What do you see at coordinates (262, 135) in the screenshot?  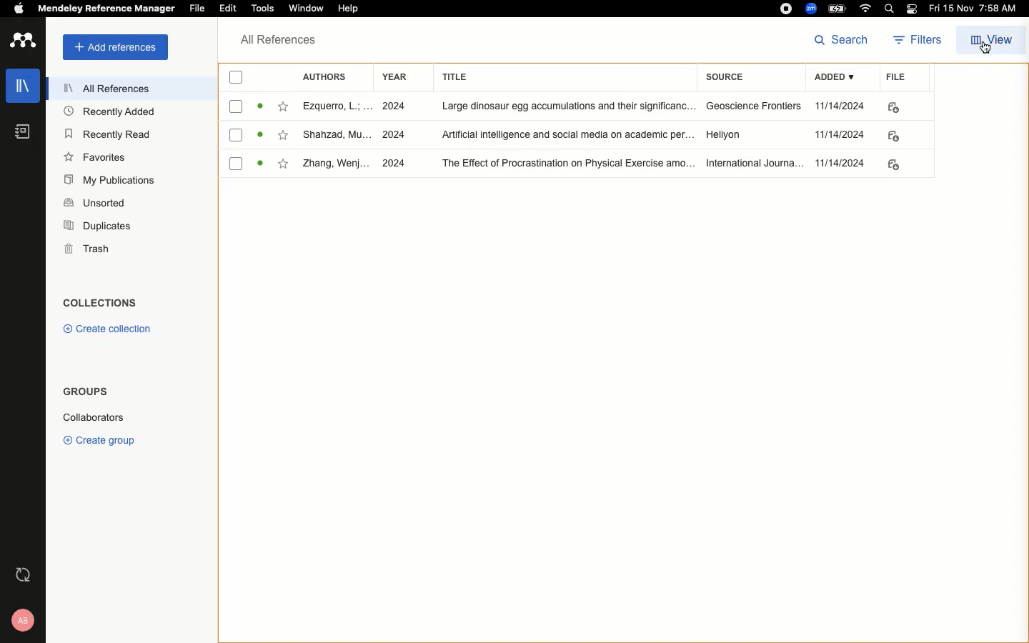 I see `Active` at bounding box center [262, 135].